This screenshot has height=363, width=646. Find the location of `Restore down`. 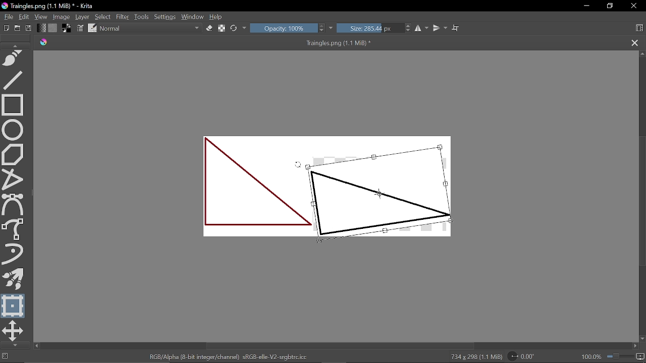

Restore down is located at coordinates (609, 7).